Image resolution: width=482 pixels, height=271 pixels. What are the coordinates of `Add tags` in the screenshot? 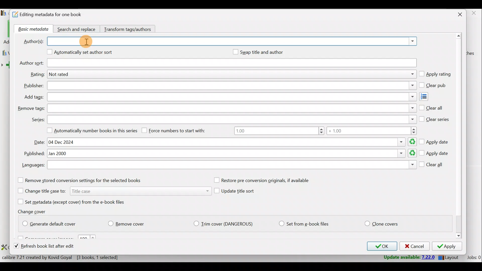 It's located at (231, 97).